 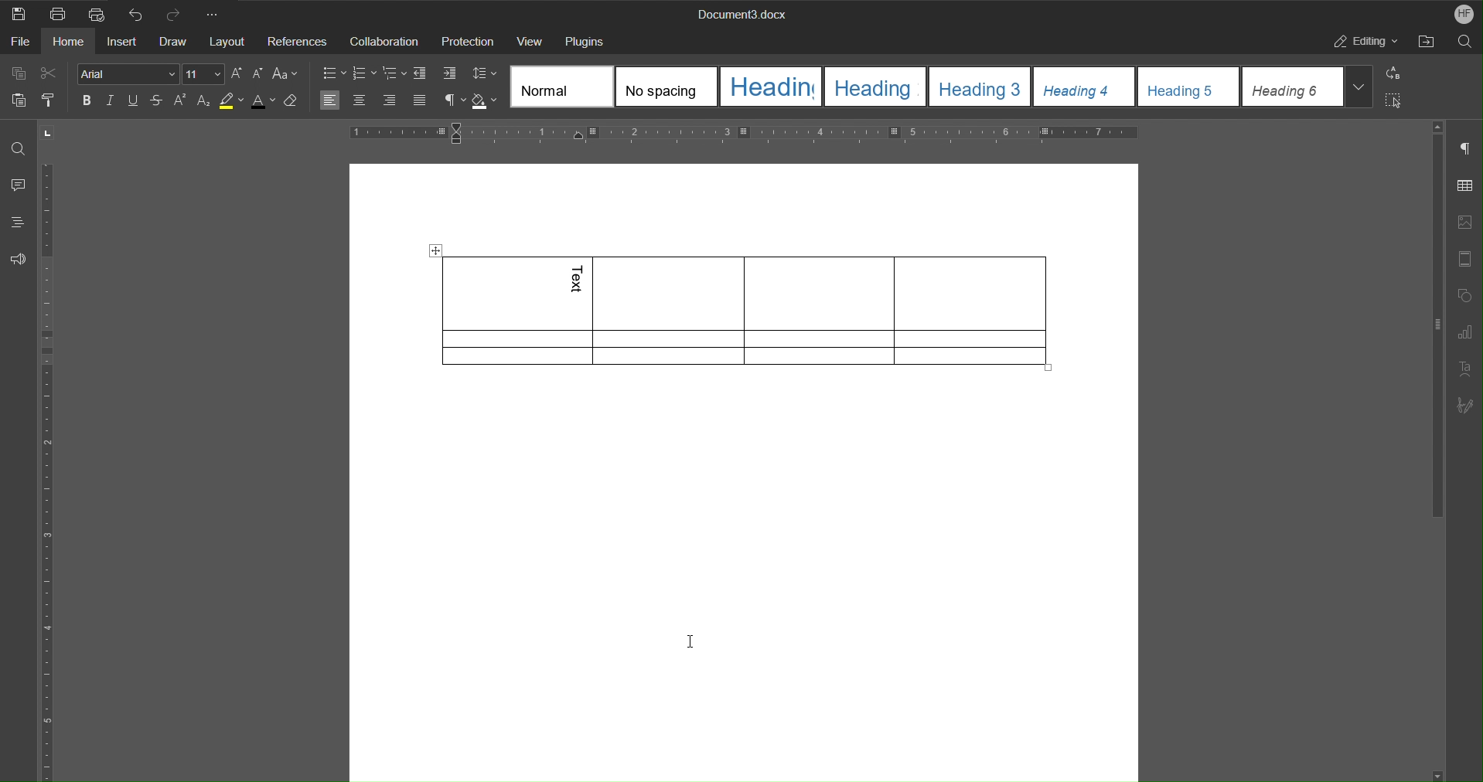 I want to click on Subscript, so click(x=203, y=100).